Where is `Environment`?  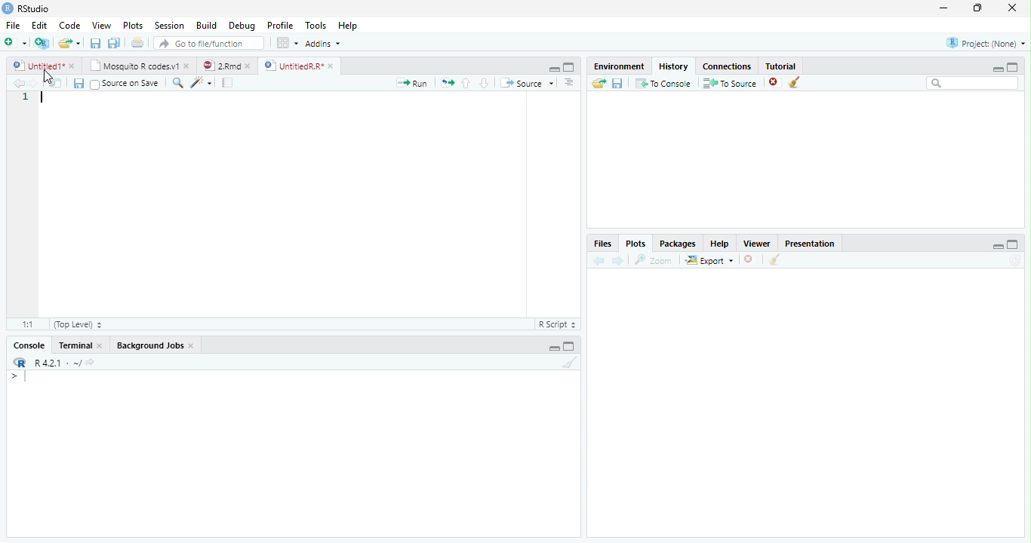
Environment is located at coordinates (620, 66).